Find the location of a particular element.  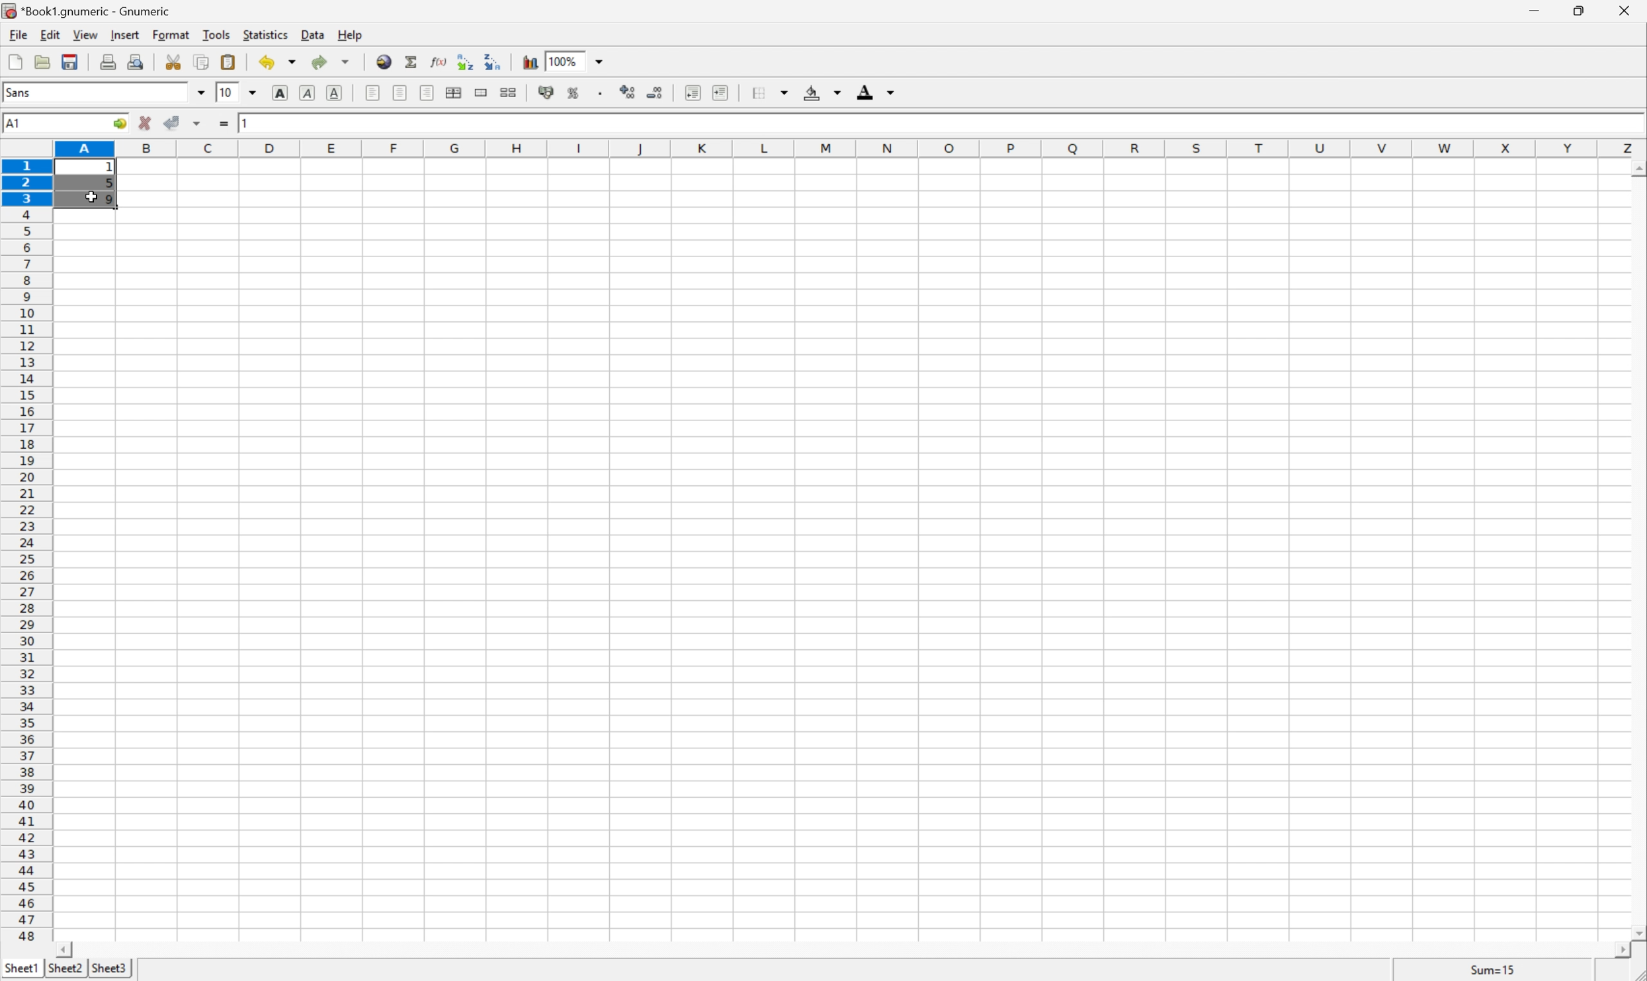

row numbers is located at coordinates (26, 551).